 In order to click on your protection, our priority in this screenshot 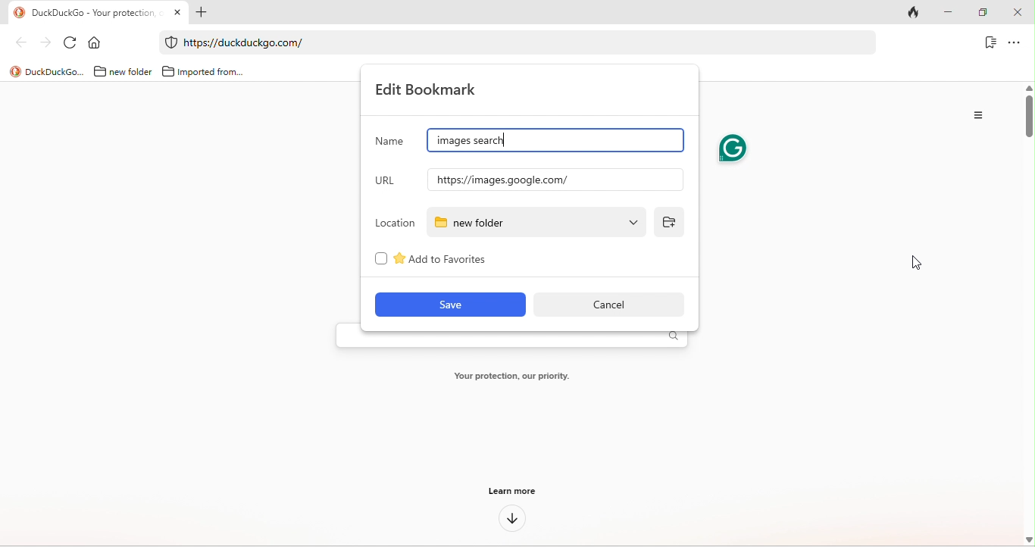, I will do `click(511, 377)`.